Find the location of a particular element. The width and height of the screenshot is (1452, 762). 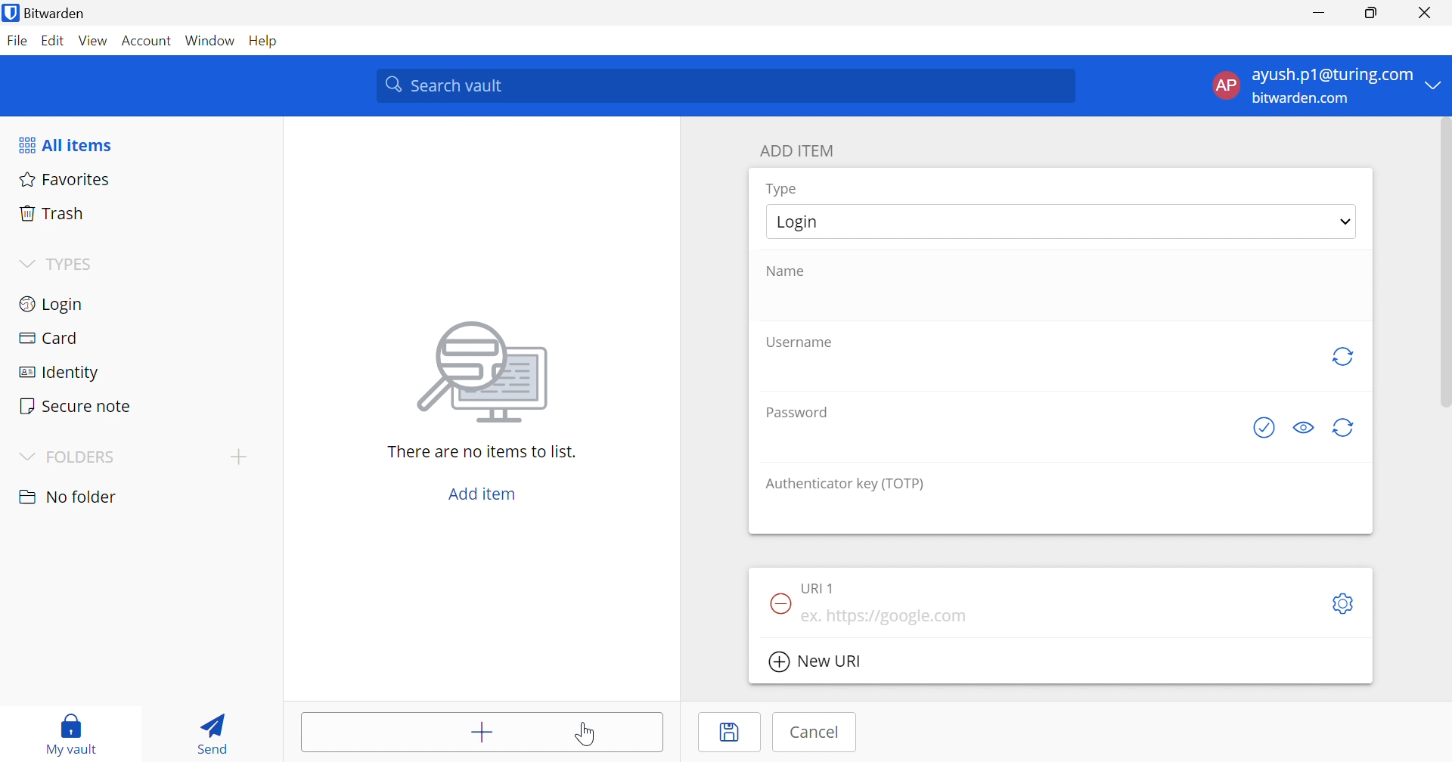

Drop Down is located at coordinates (26, 264).